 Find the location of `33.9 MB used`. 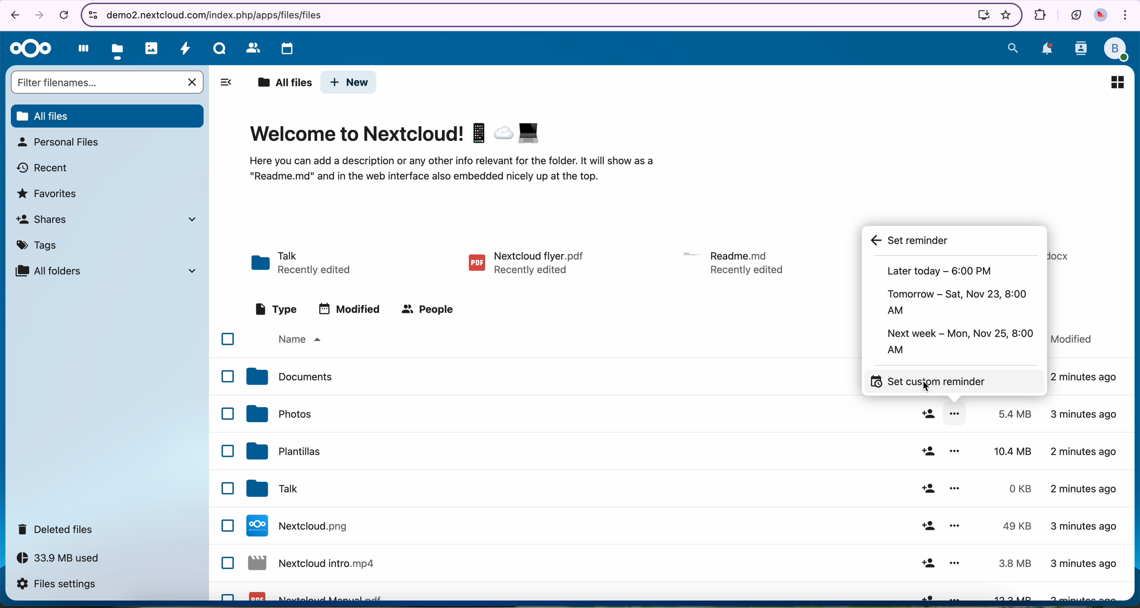

33.9 MB used is located at coordinates (58, 559).